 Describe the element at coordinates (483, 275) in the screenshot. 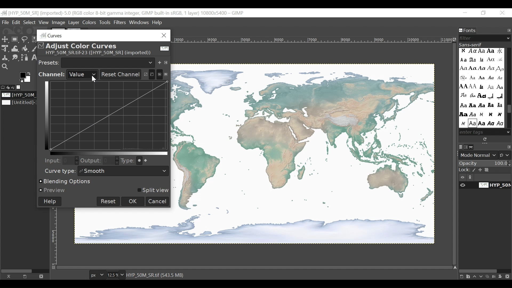

I see `layer panel` at that location.